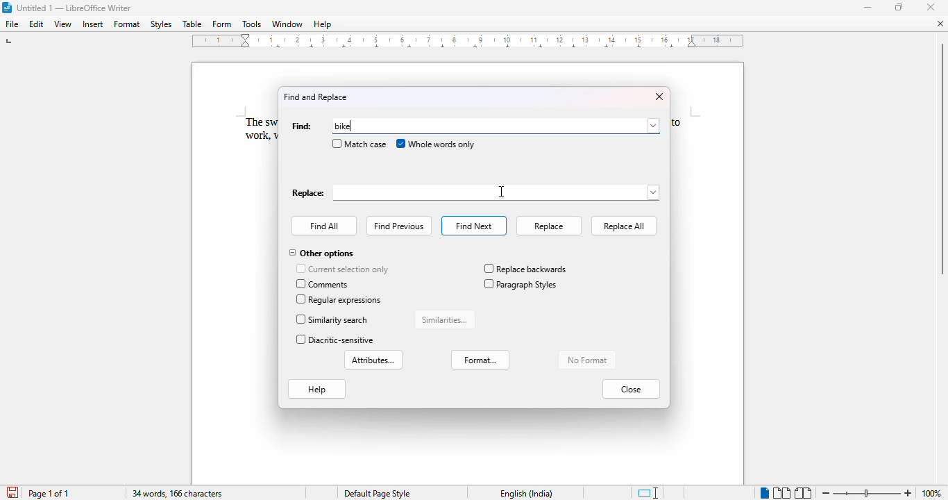  Describe the element at coordinates (342, 126) in the screenshot. I see `typing` at that location.